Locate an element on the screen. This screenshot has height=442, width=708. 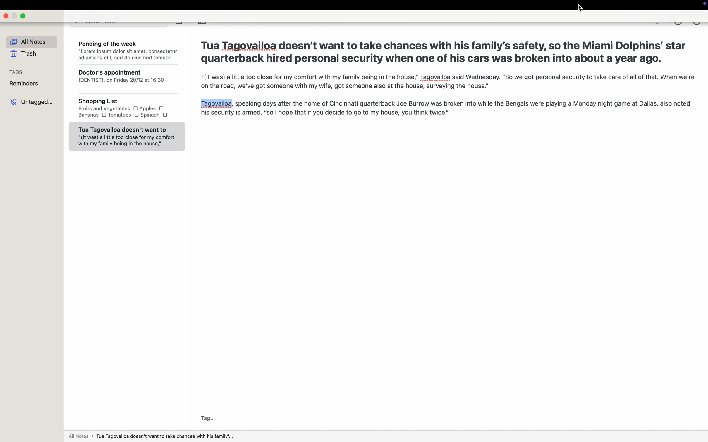
tags is located at coordinates (17, 72).